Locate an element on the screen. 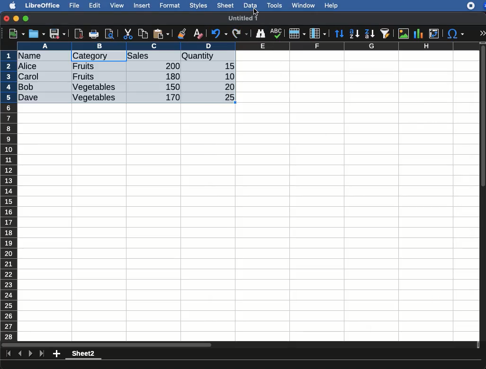  clear formatting is located at coordinates (198, 34).